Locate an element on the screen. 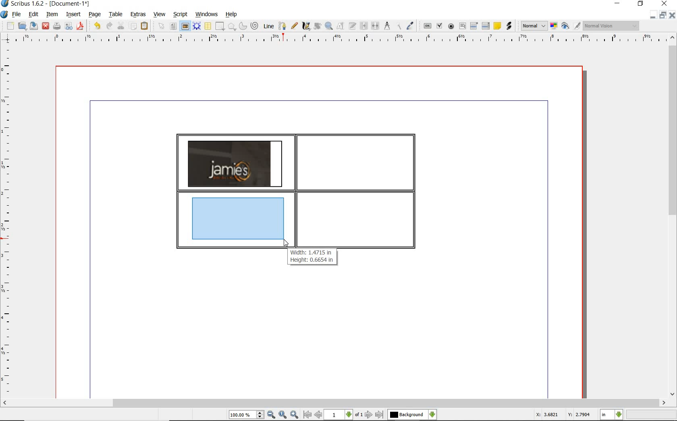 Image resolution: width=677 pixels, height=421 pixels. zoom in or out is located at coordinates (328, 26).